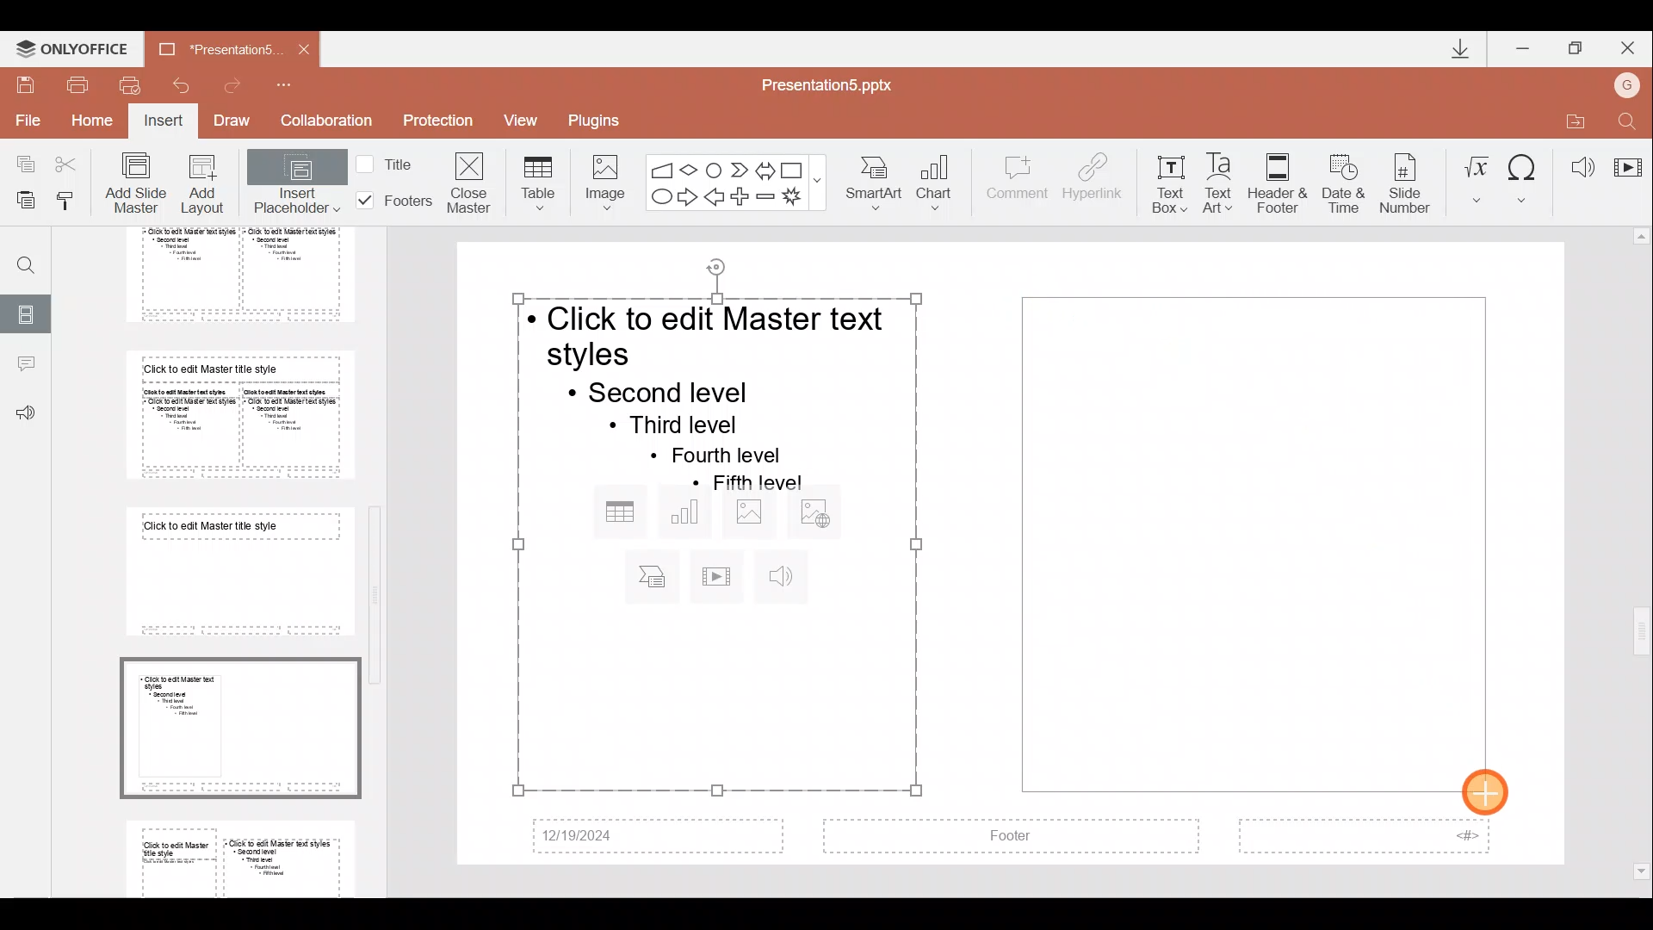 Image resolution: width=1653 pixels, height=930 pixels. I want to click on Account name, so click(1631, 83).